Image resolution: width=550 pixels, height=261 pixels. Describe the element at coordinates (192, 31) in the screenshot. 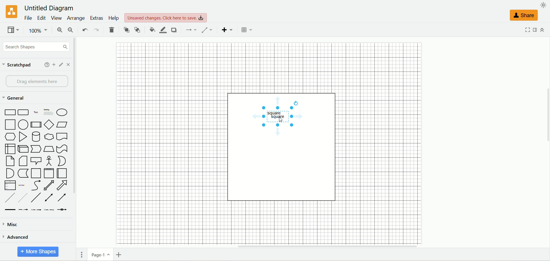

I see `connection` at that location.